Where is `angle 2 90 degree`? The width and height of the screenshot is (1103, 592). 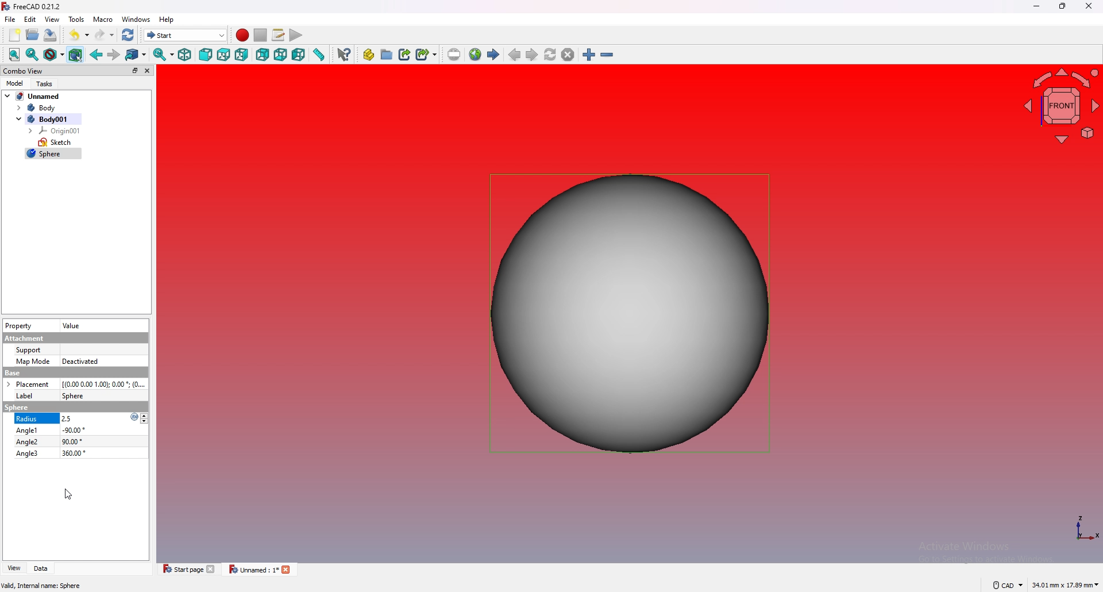 angle 2 90 degree is located at coordinates (49, 441).